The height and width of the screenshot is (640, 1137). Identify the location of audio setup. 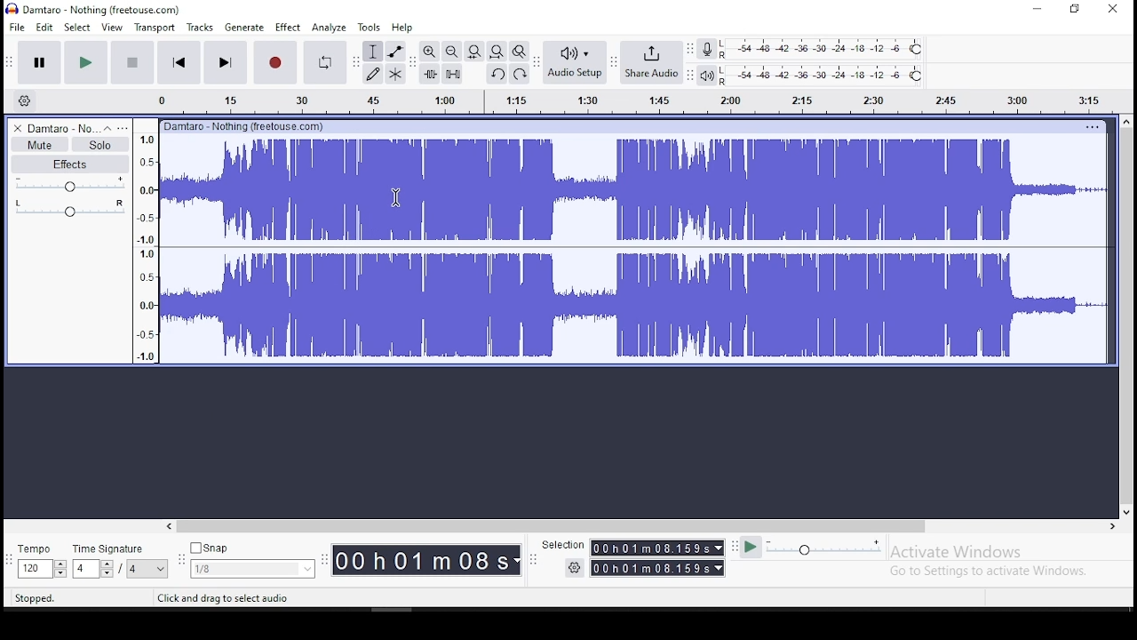
(575, 61).